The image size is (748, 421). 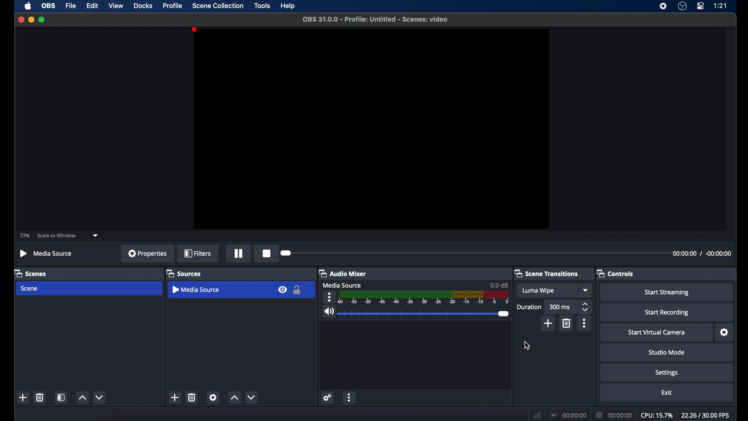 What do you see at coordinates (529, 307) in the screenshot?
I see `duration` at bounding box center [529, 307].